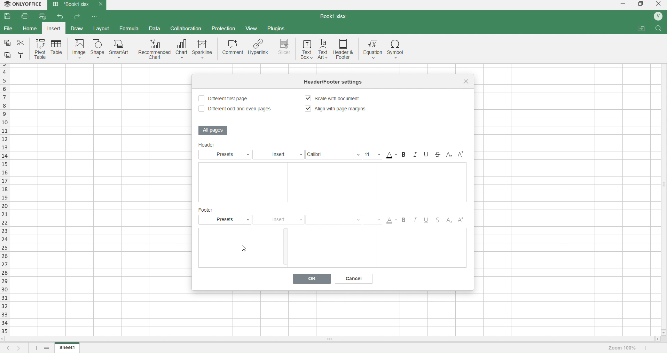 This screenshot has height=353, width=667. I want to click on add sheet, so click(36, 348).